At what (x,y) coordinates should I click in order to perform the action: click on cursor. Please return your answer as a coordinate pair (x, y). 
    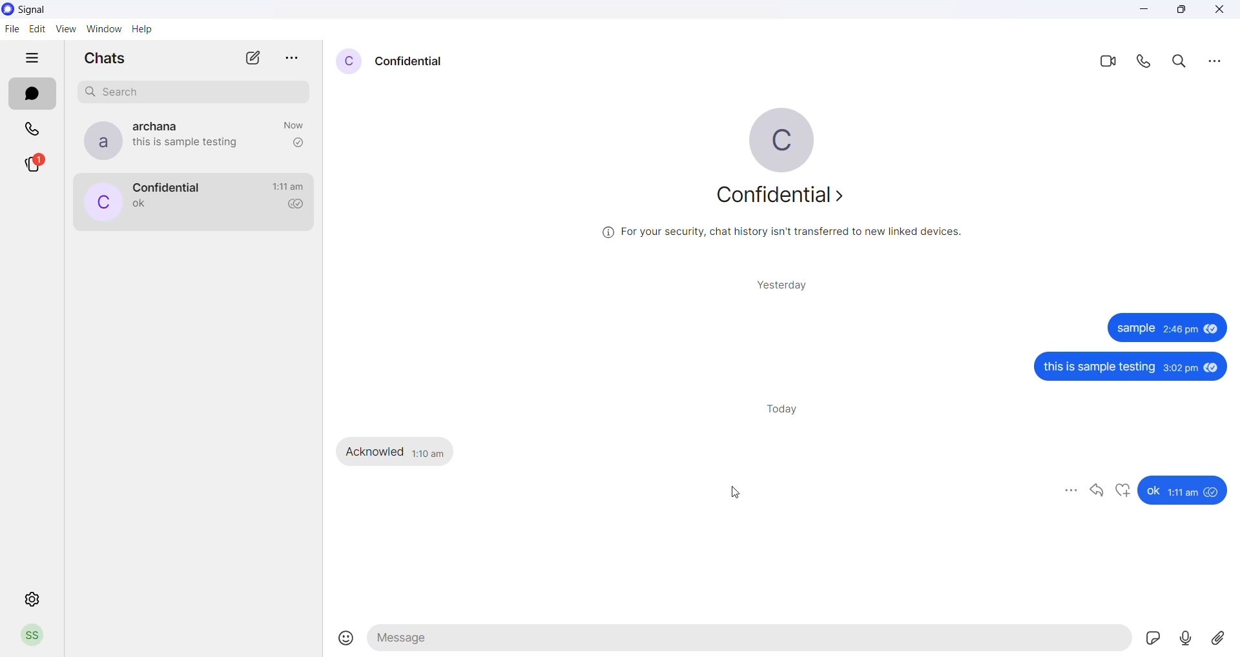
    Looking at the image, I should click on (733, 495).